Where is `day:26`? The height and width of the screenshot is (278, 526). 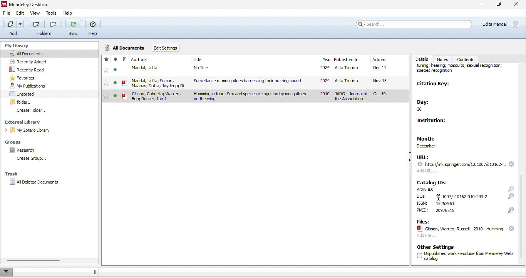 day:26 is located at coordinates (427, 106).